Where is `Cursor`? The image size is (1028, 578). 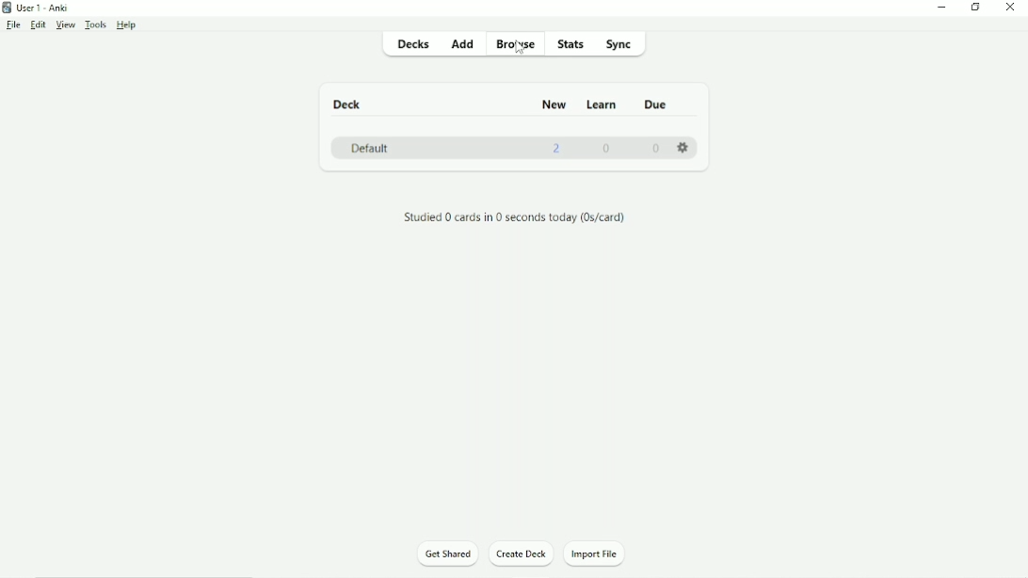
Cursor is located at coordinates (520, 53).